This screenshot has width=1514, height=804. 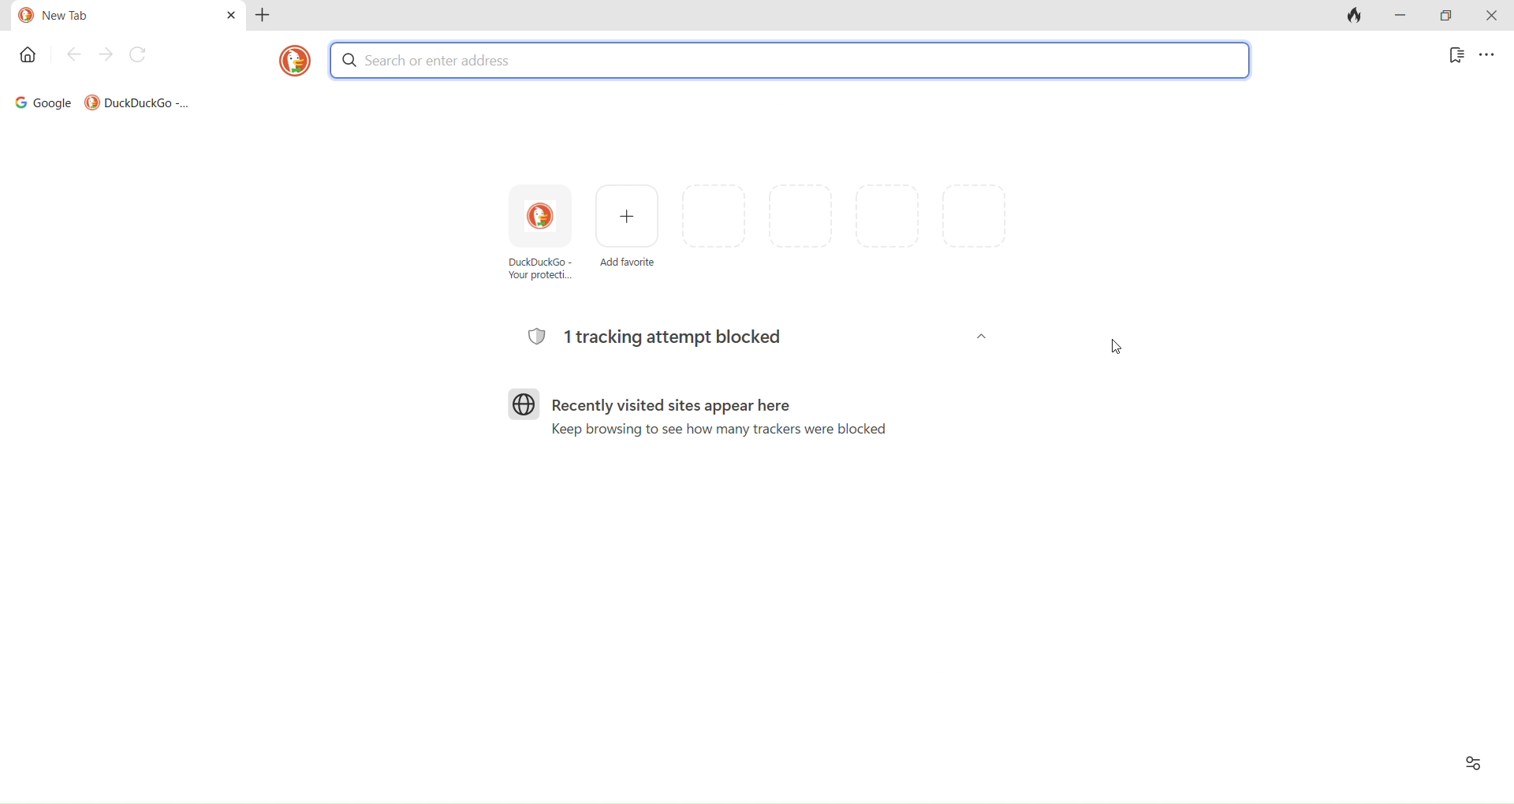 What do you see at coordinates (790, 59) in the screenshot?
I see `search bar` at bounding box center [790, 59].